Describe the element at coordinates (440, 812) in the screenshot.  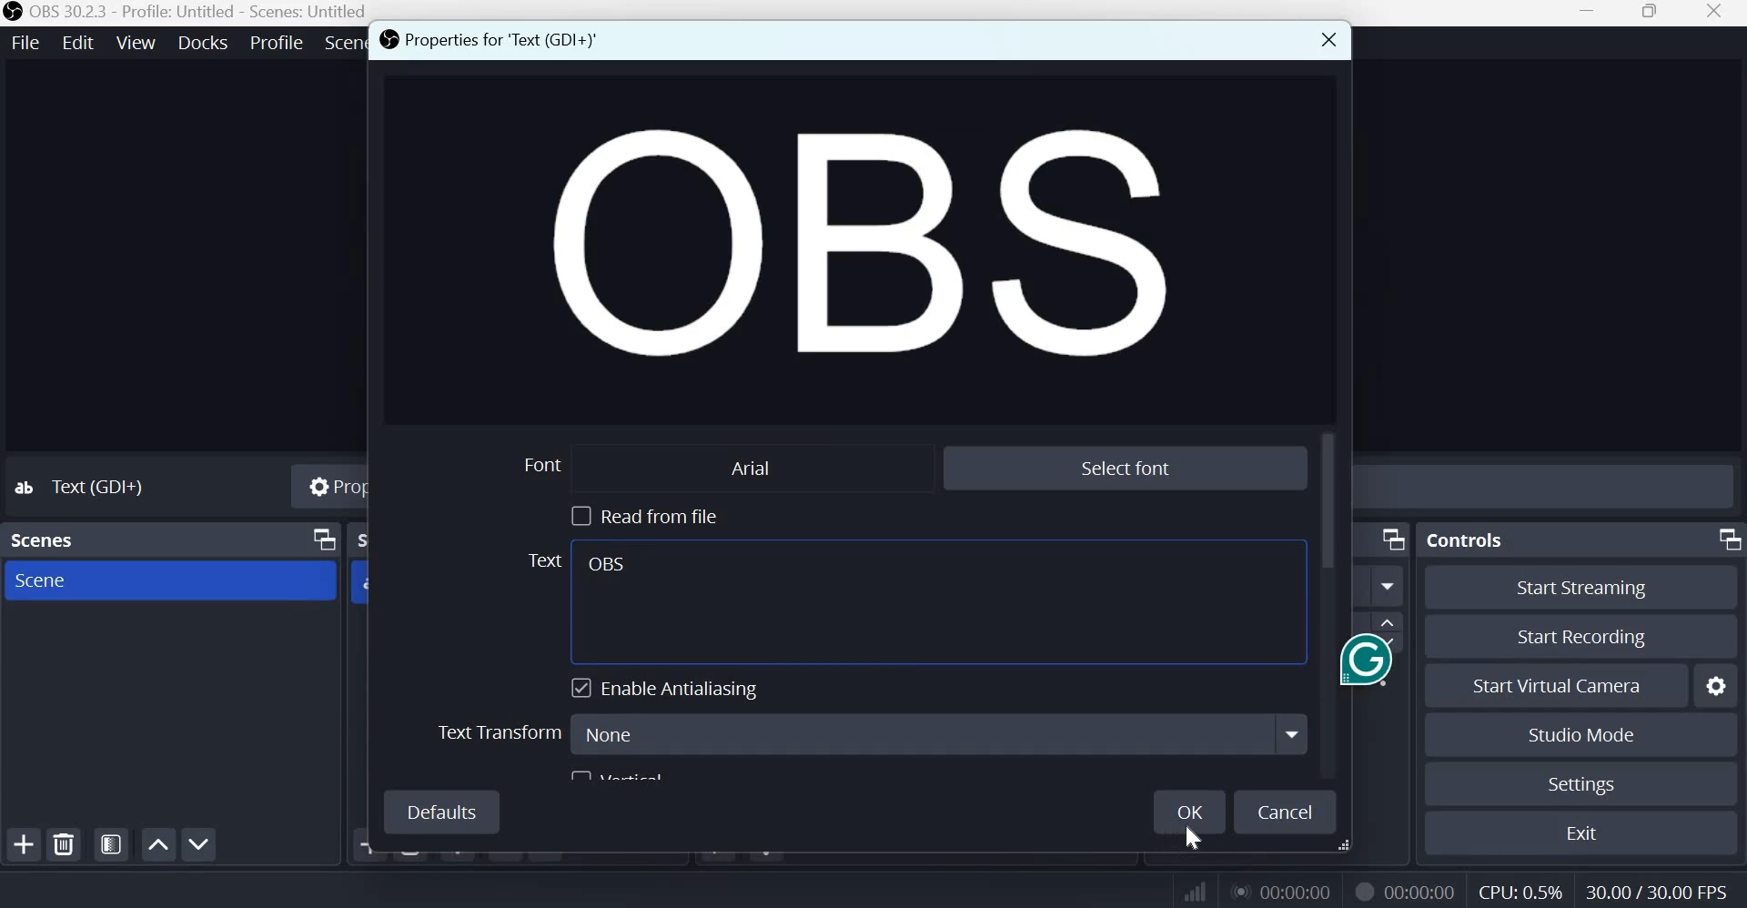
I see `Defaults` at that location.